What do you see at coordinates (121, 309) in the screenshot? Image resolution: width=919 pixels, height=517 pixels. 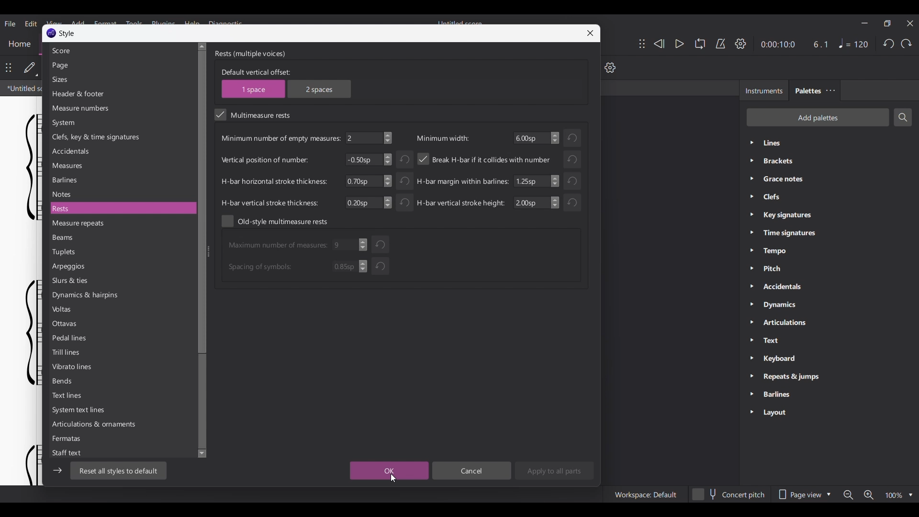 I see `Voltas` at bounding box center [121, 309].